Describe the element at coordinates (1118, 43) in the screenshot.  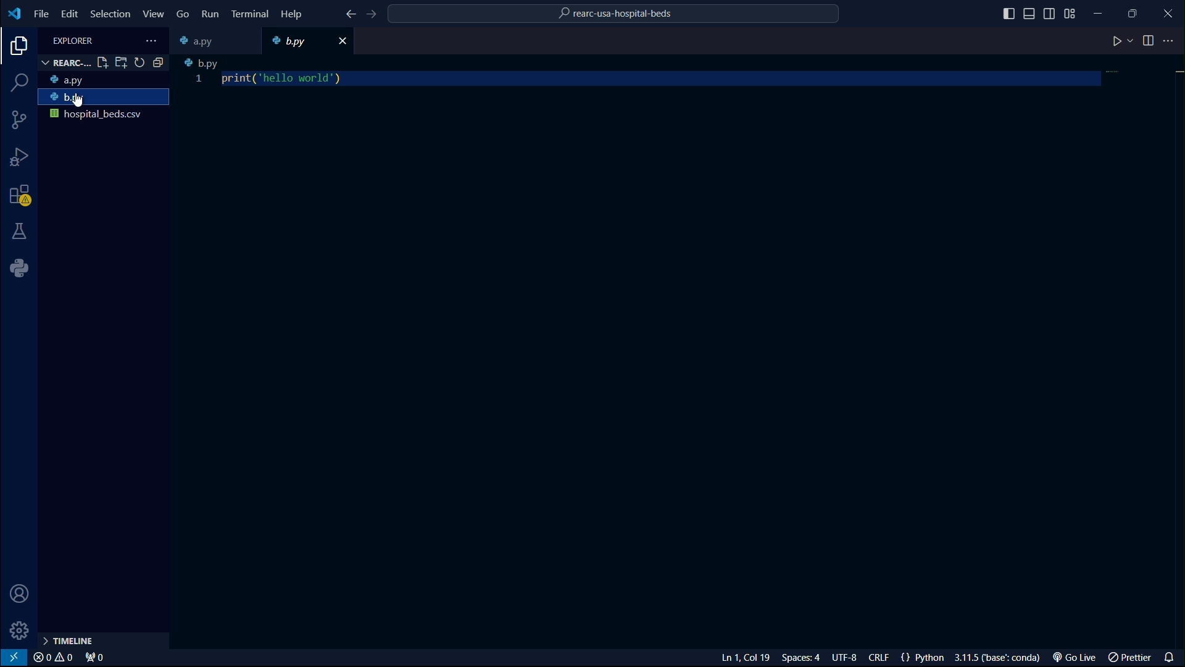
I see `run code` at that location.